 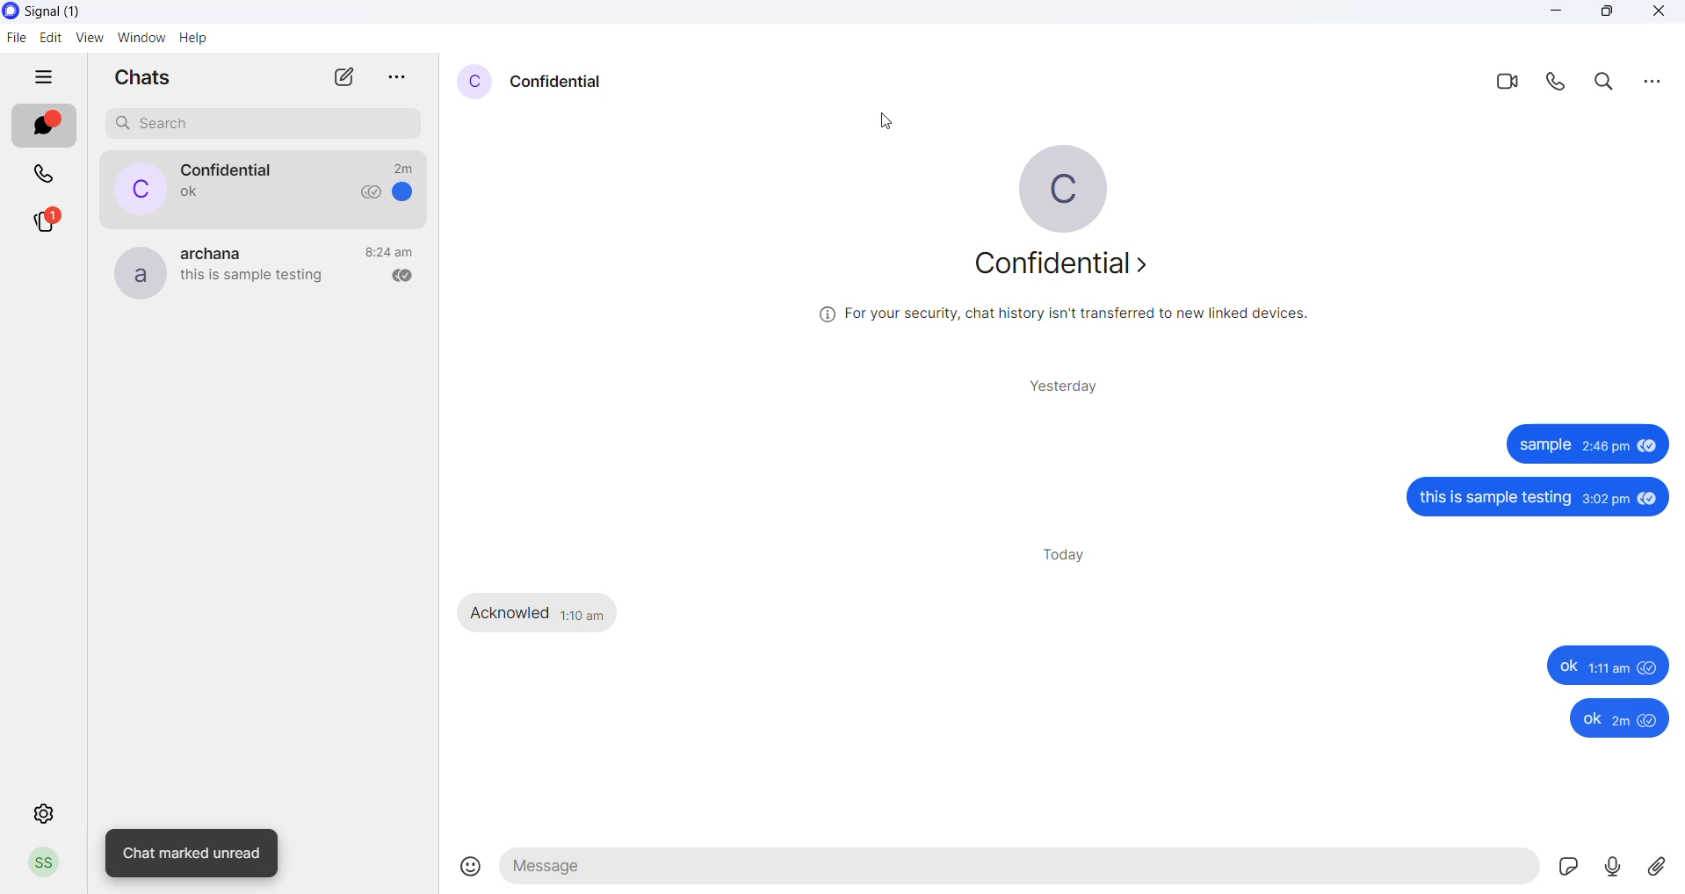 What do you see at coordinates (468, 869) in the screenshot?
I see `emojis` at bounding box center [468, 869].